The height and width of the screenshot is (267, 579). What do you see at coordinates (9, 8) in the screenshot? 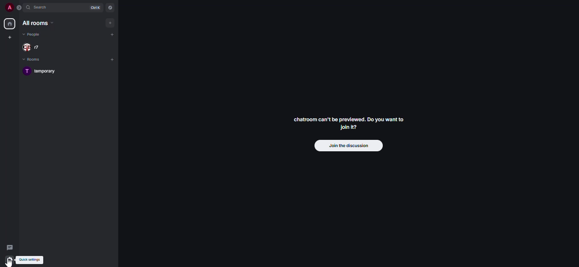
I see `profile` at bounding box center [9, 8].